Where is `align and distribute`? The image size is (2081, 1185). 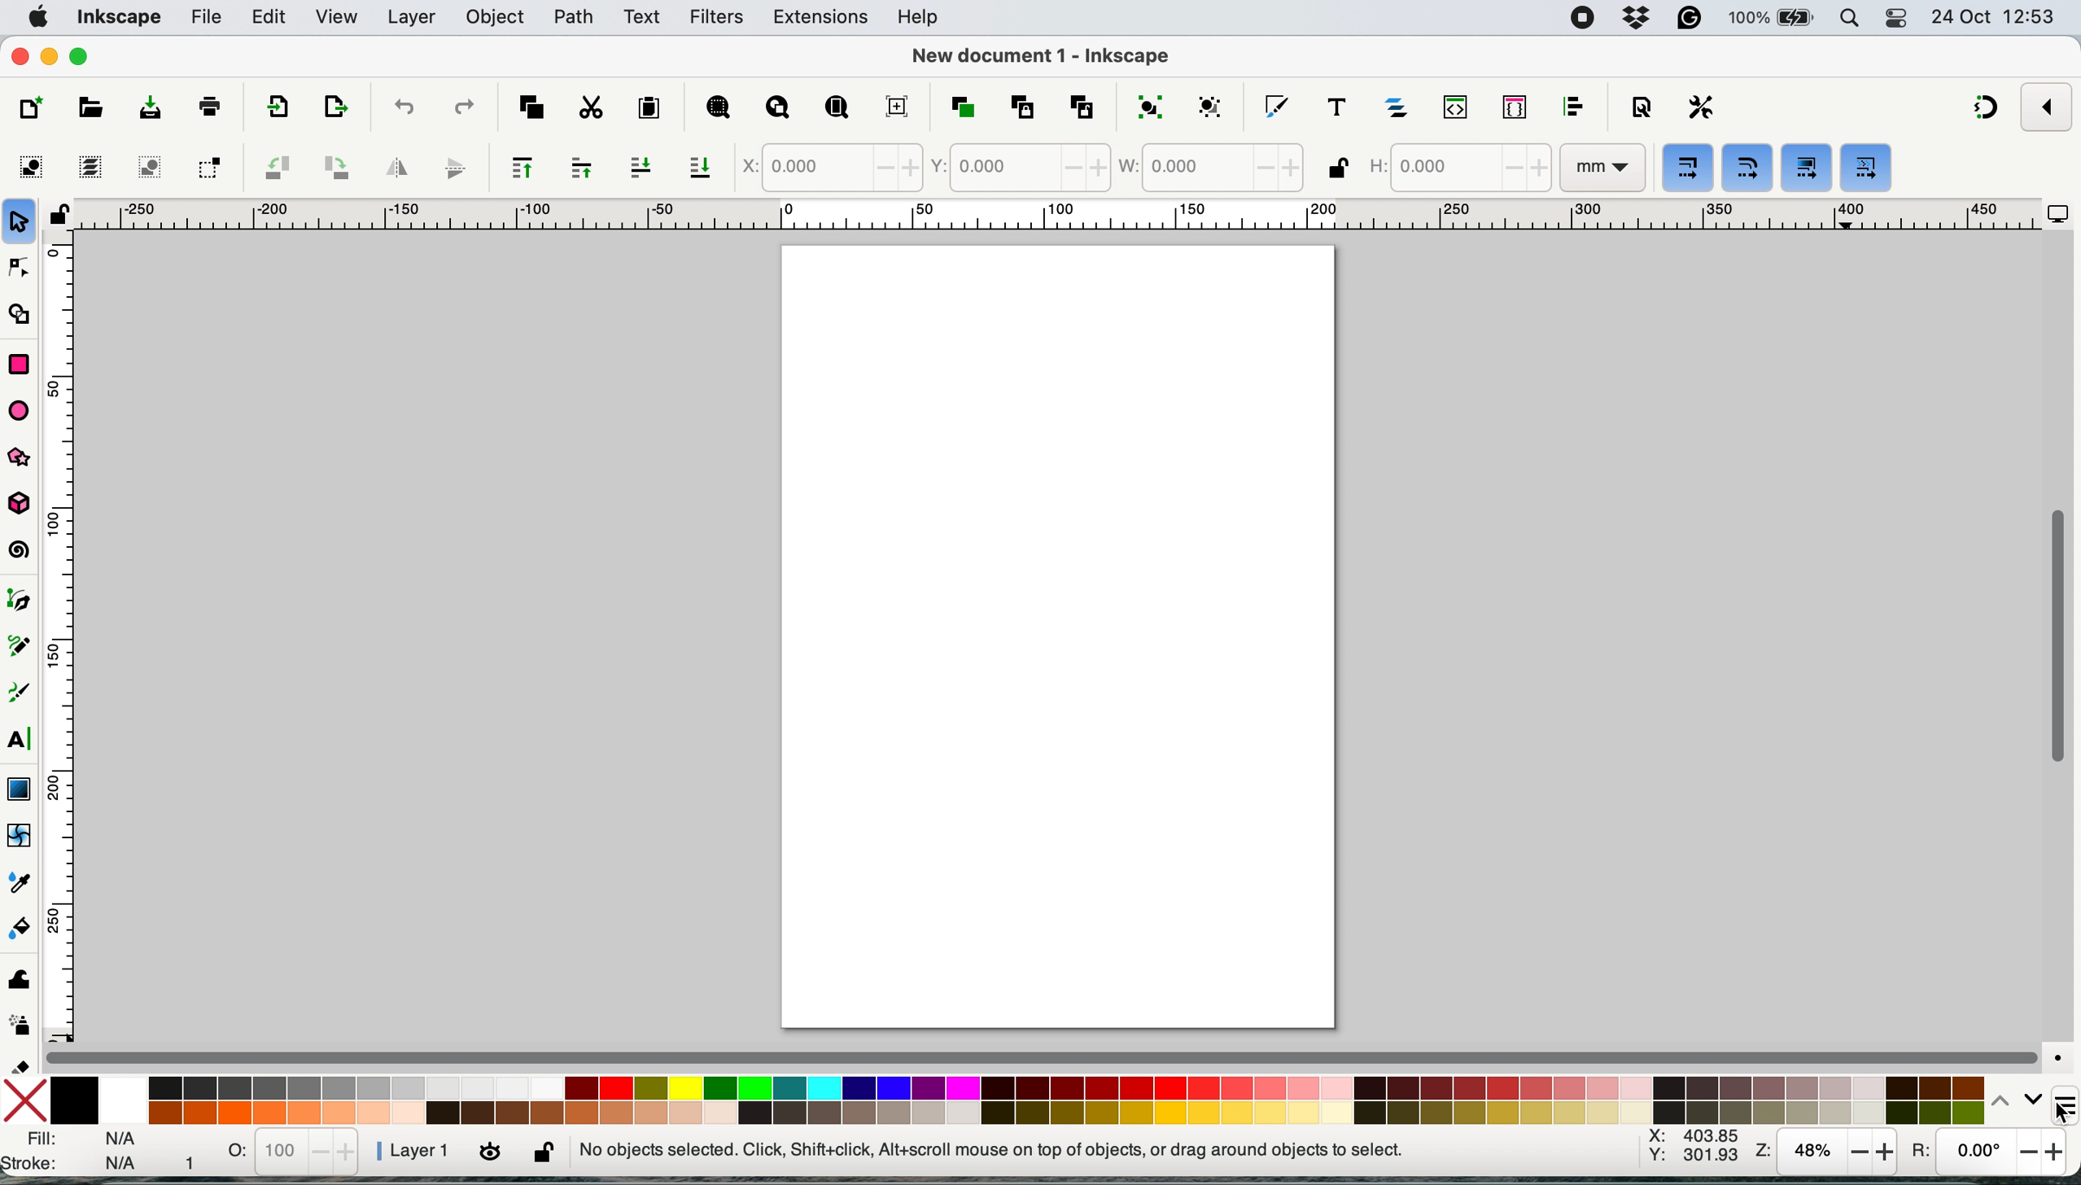
align and distribute is located at coordinates (1573, 107).